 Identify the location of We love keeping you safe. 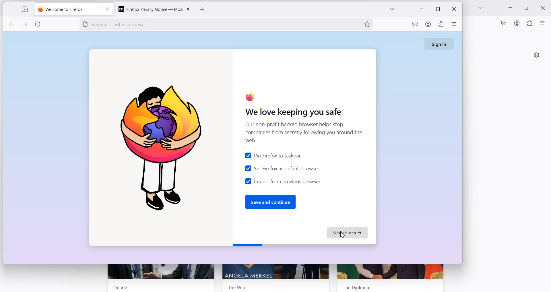
(291, 111).